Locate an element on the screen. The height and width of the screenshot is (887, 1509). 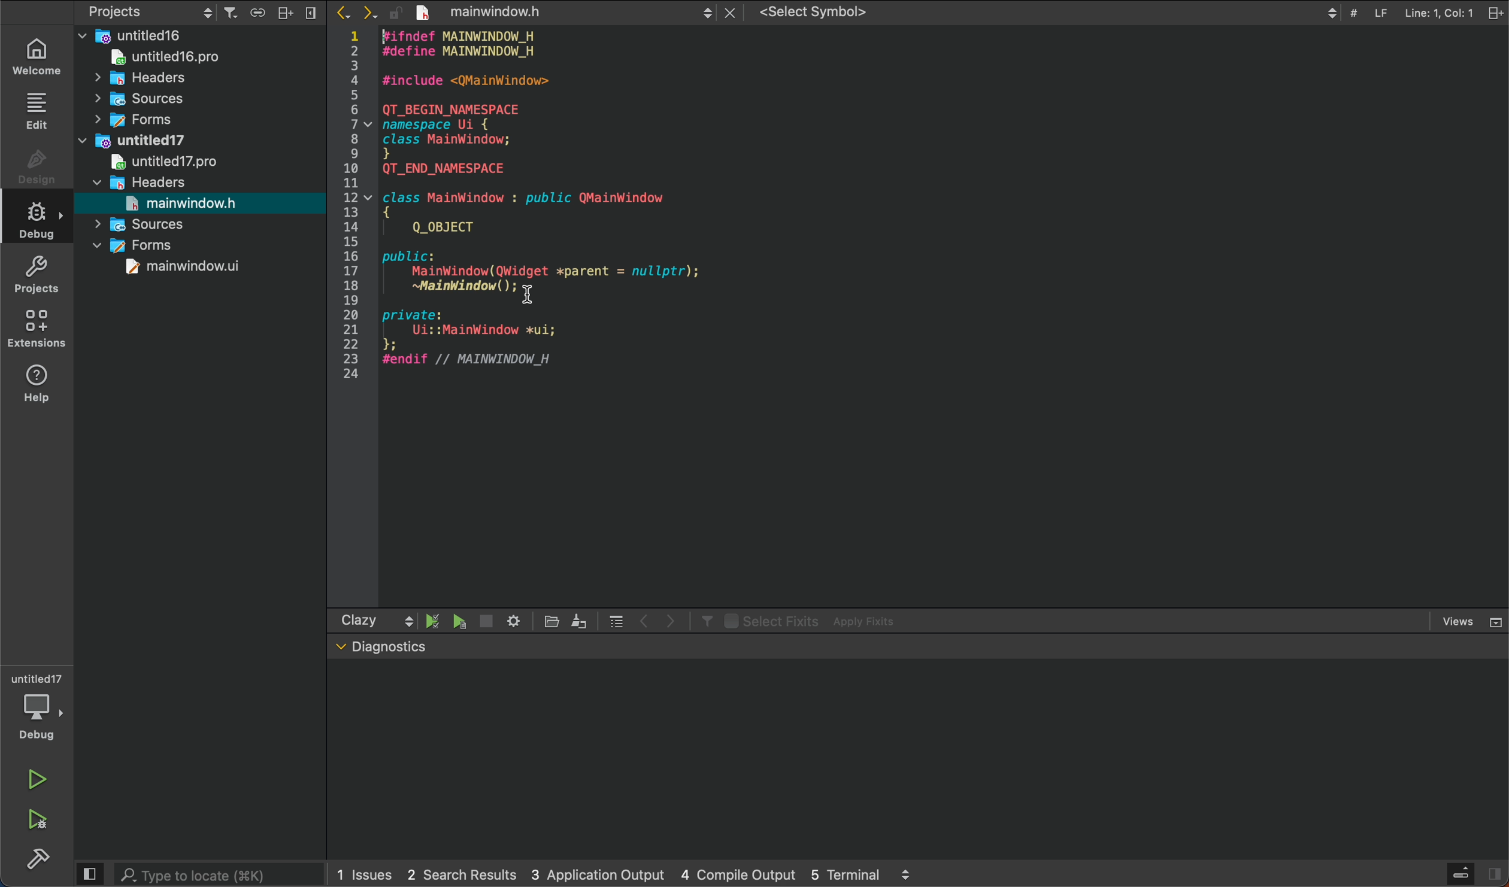
search is located at coordinates (196, 873).